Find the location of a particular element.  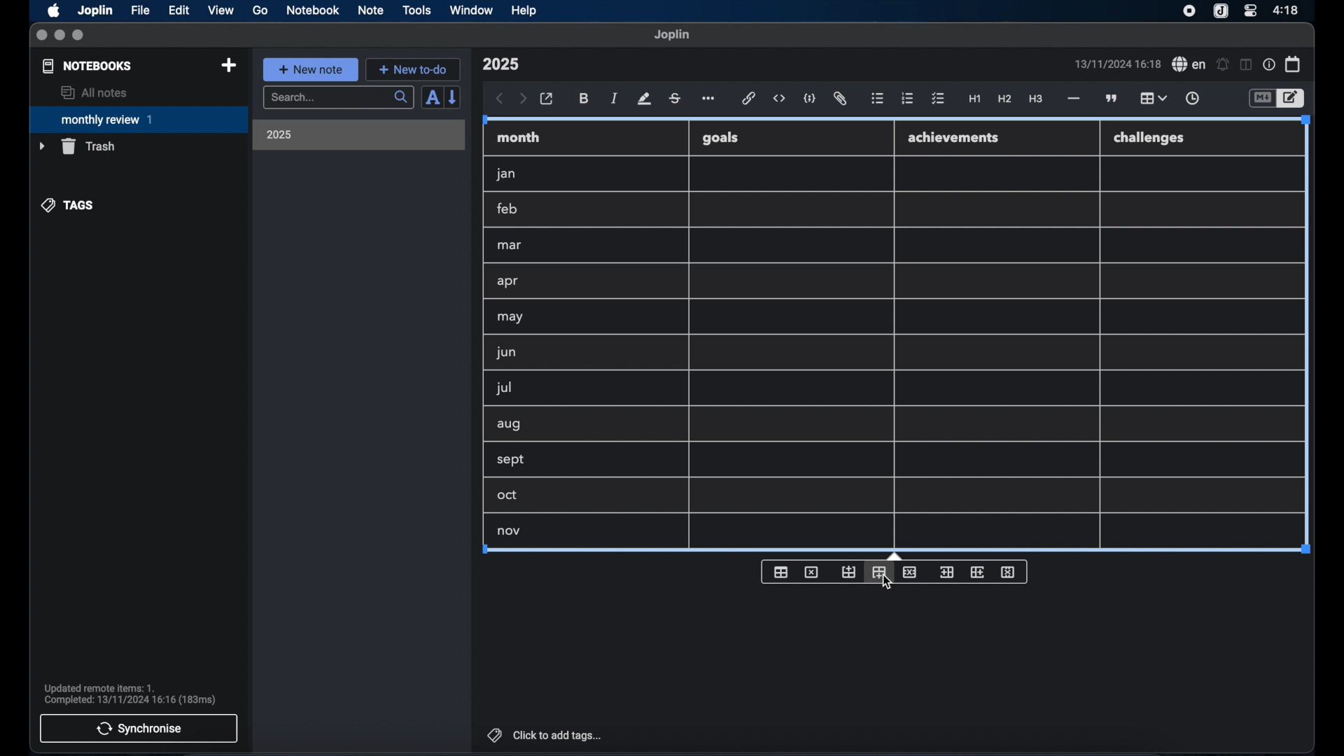

code is located at coordinates (810, 99).